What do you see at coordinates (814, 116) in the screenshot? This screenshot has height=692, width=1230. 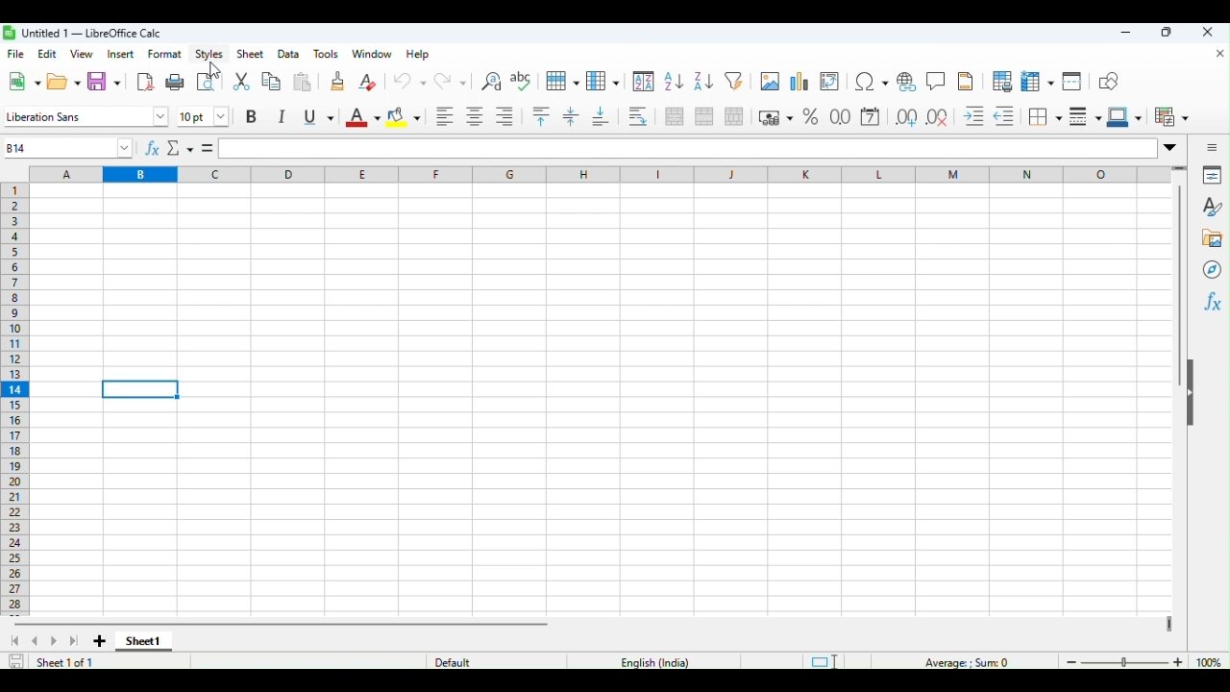 I see `Format as percentage` at bounding box center [814, 116].